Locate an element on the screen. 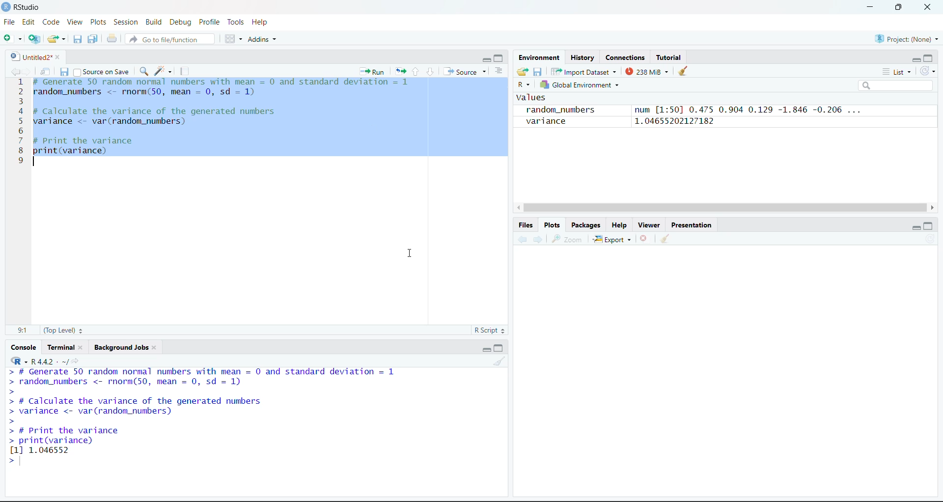 The height and width of the screenshot is (502, 943). Packages is located at coordinates (586, 225).